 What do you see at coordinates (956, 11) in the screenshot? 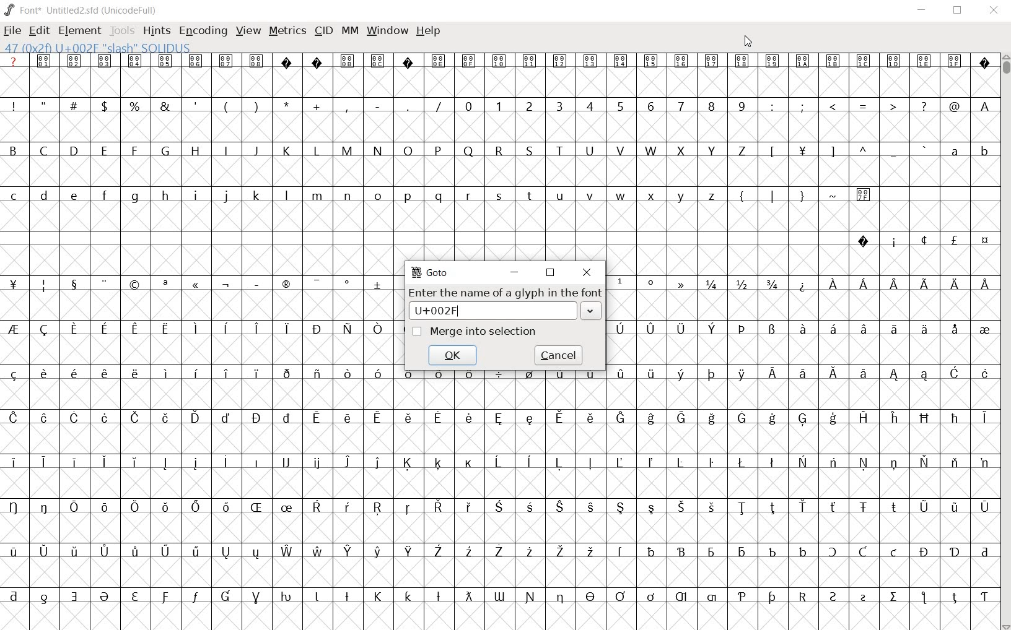
I see `RESTORE` at bounding box center [956, 11].